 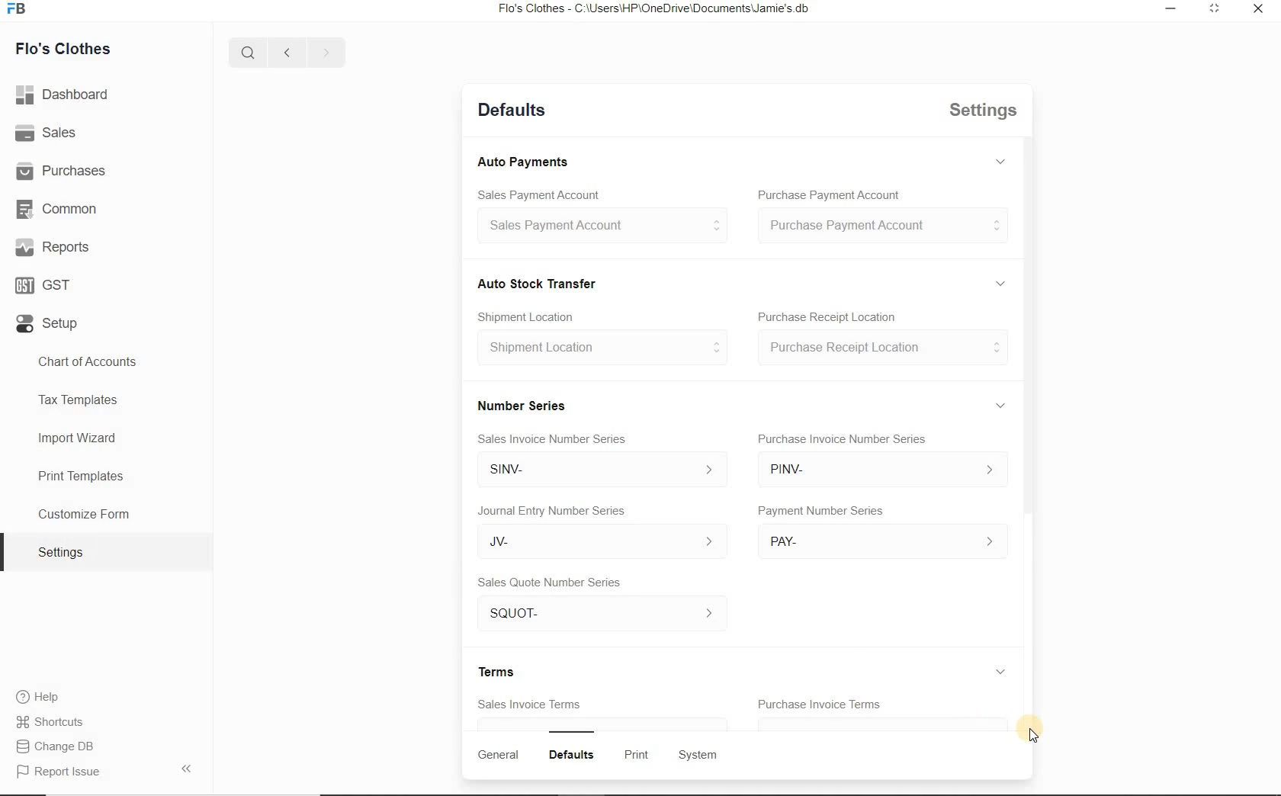 I want to click on Expand, so click(x=997, y=227).